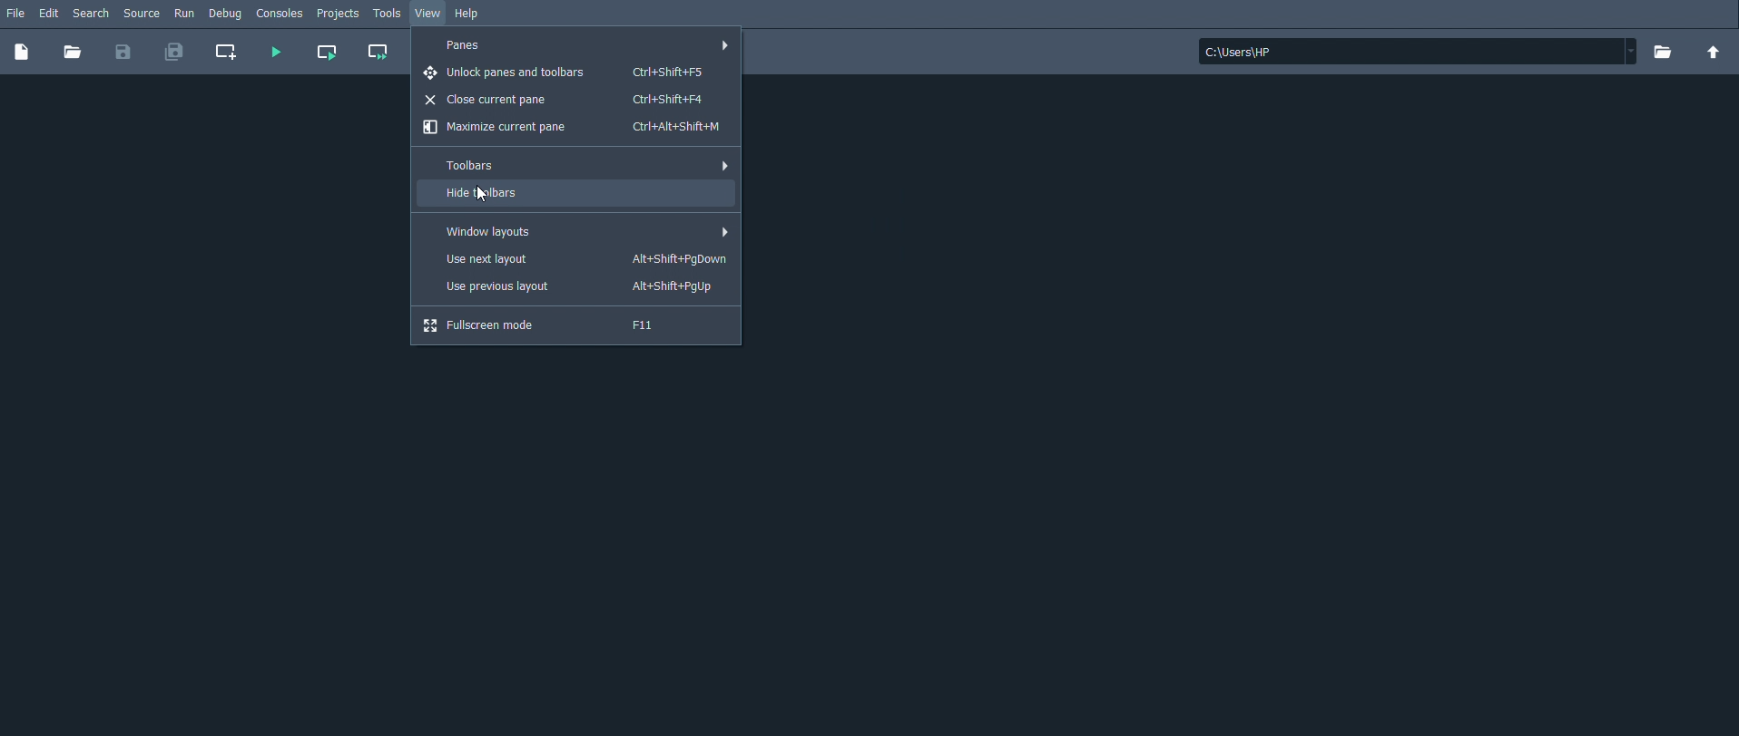 Image resolution: width=1739 pixels, height=736 pixels. I want to click on Change to parent directory, so click(1712, 52).